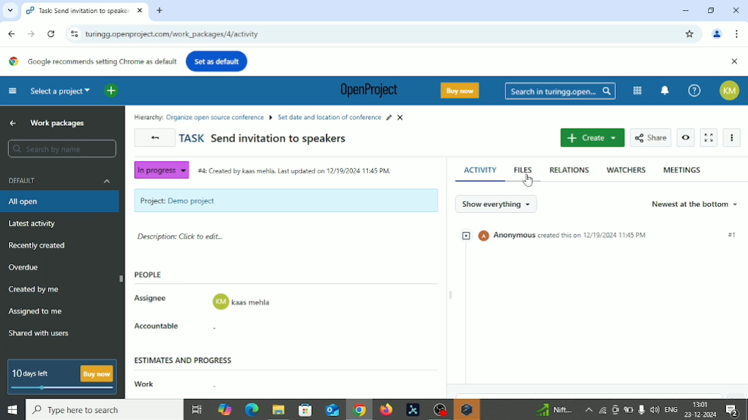  I want to click on Copilot, so click(226, 408).